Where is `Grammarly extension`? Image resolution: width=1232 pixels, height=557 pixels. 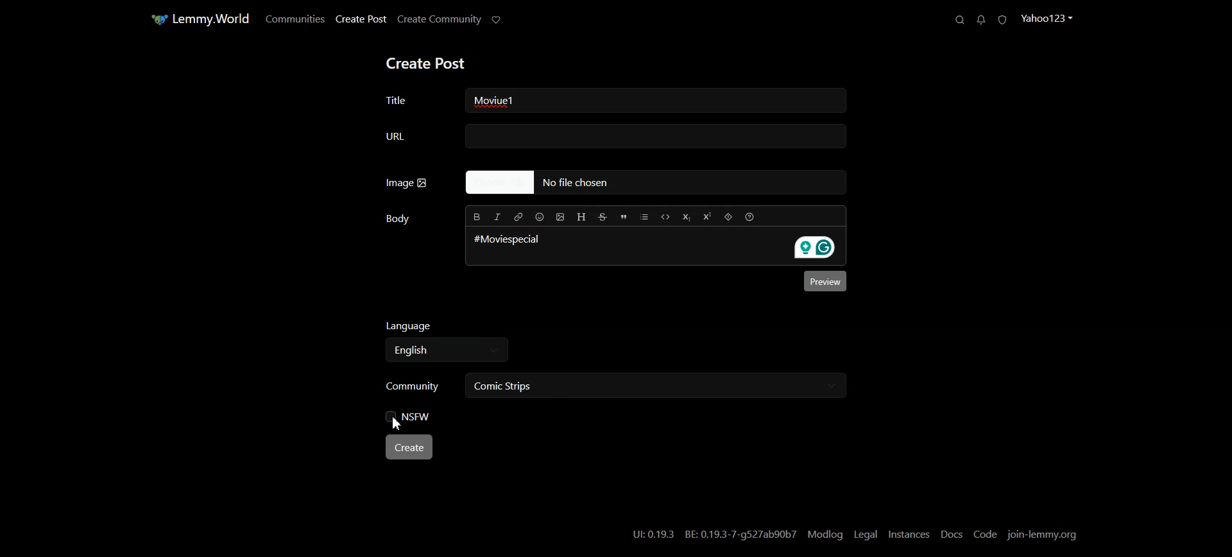 Grammarly extension is located at coordinates (817, 248).